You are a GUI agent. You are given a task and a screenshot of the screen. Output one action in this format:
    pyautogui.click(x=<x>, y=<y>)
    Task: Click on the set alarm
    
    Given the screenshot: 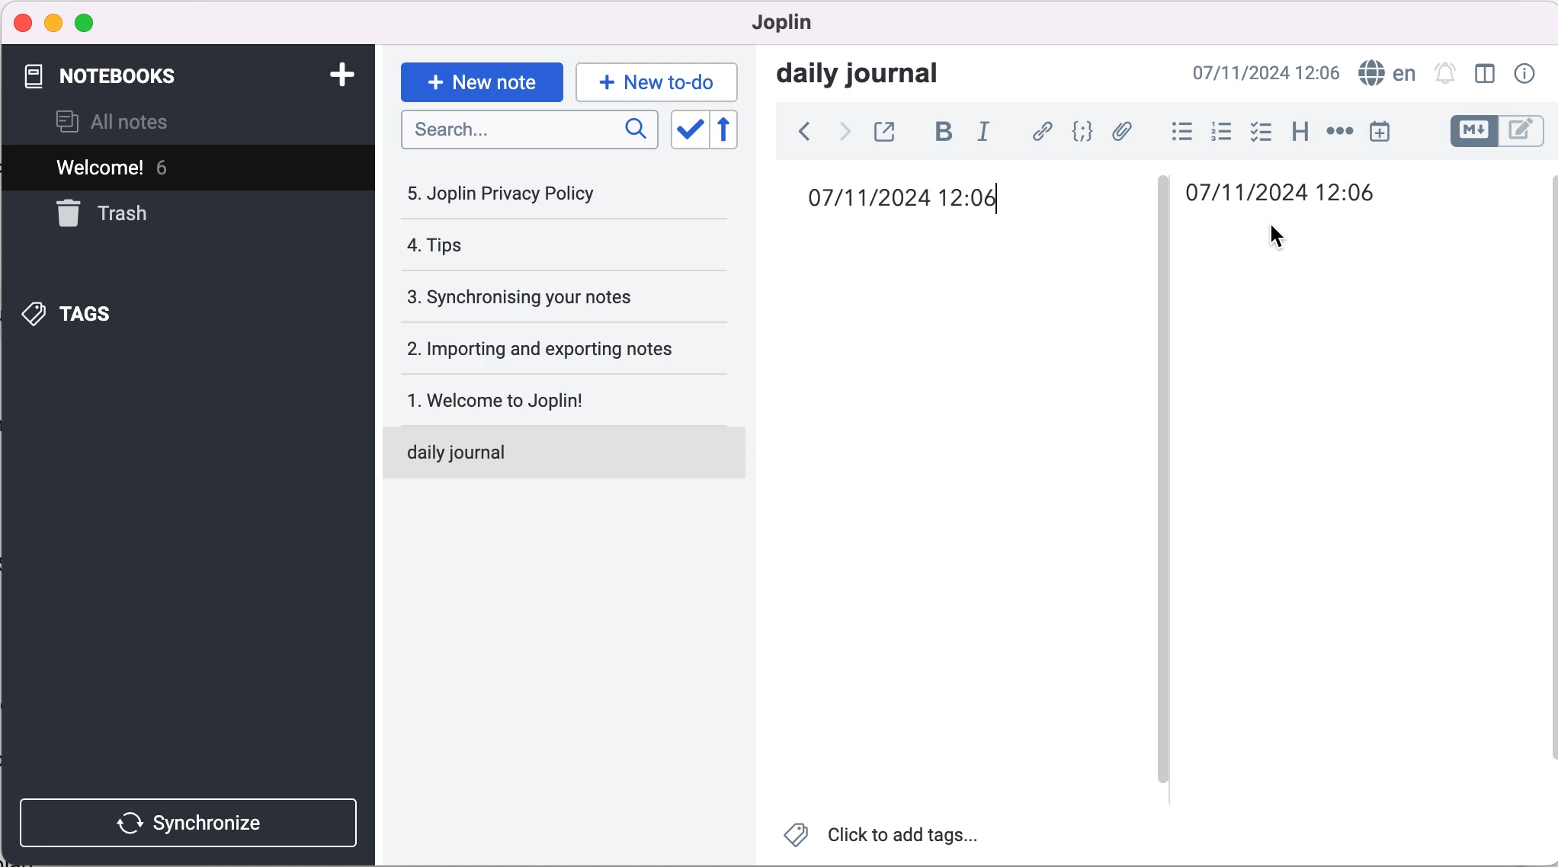 What is the action you would take?
    pyautogui.click(x=1443, y=76)
    